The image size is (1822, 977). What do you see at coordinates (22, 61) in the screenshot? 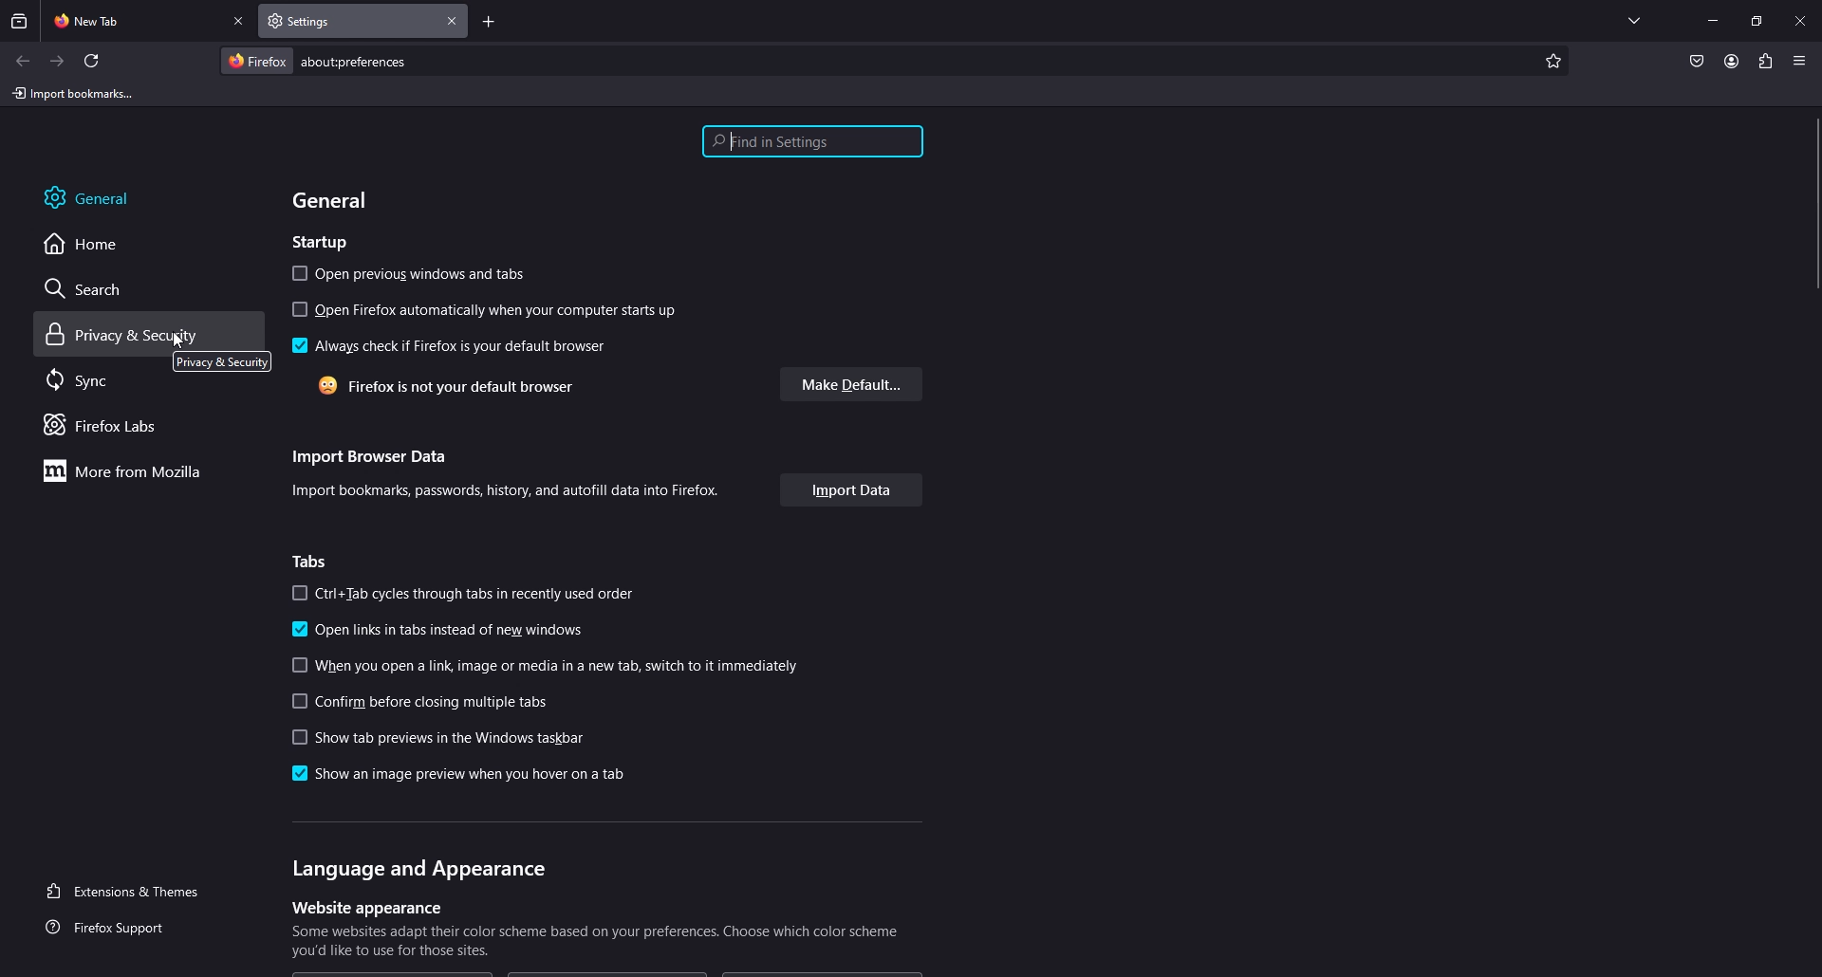
I see `back` at bounding box center [22, 61].